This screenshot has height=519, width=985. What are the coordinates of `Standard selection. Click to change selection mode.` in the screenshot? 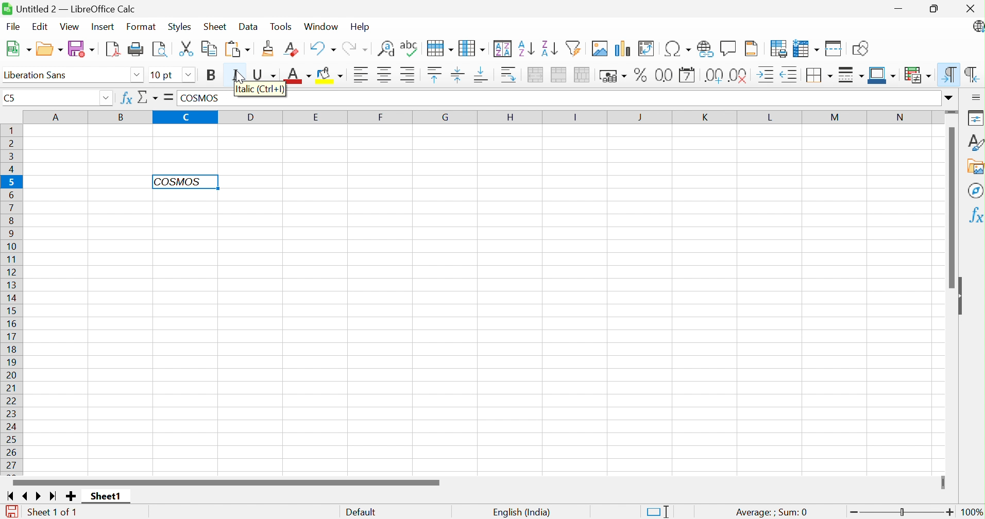 It's located at (659, 511).